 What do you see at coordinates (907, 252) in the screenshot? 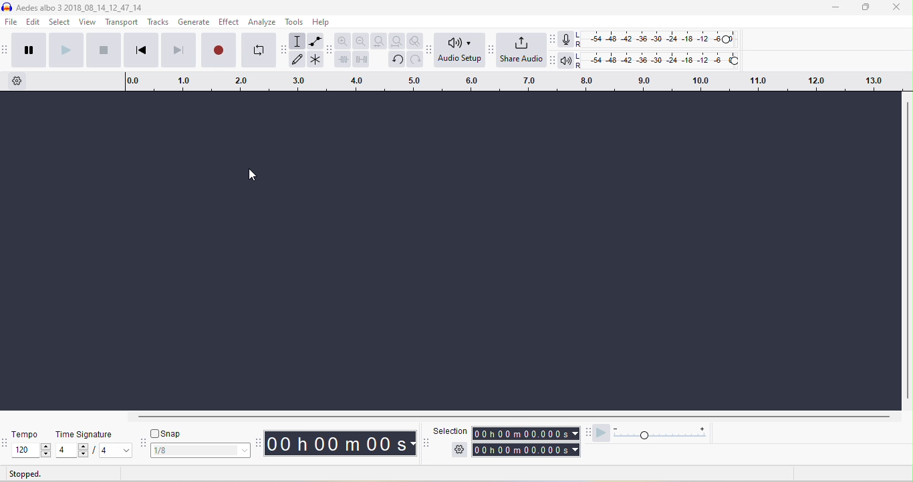
I see `vertical scroll bar` at bounding box center [907, 252].